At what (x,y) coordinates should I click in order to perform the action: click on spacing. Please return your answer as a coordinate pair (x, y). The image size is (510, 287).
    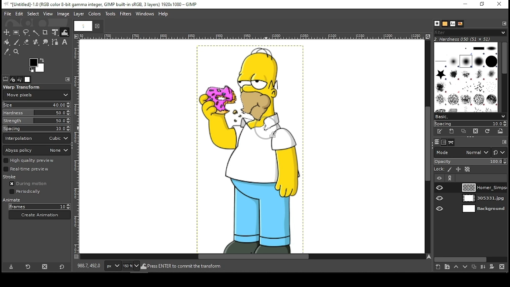
    Looking at the image, I should click on (470, 124).